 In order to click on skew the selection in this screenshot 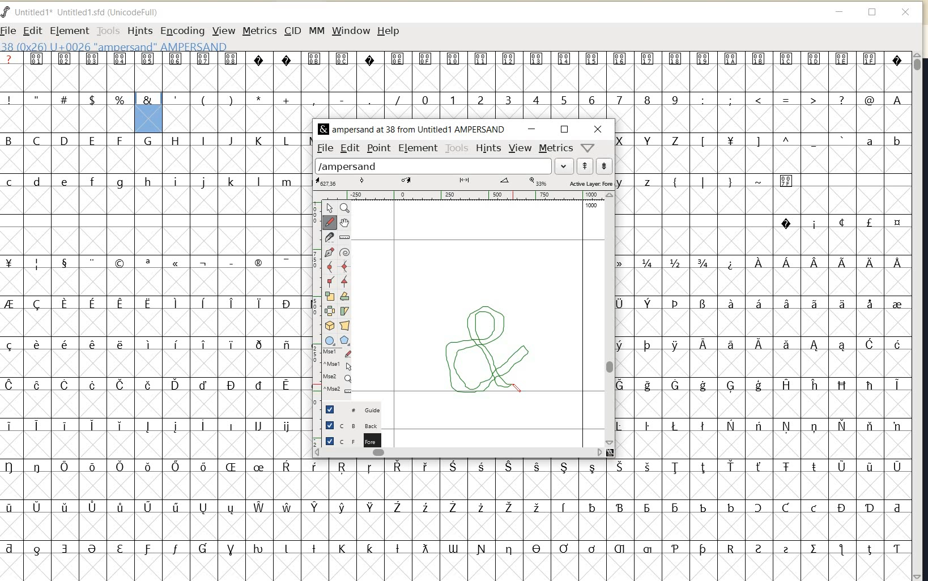, I will do `click(344, 311)`.